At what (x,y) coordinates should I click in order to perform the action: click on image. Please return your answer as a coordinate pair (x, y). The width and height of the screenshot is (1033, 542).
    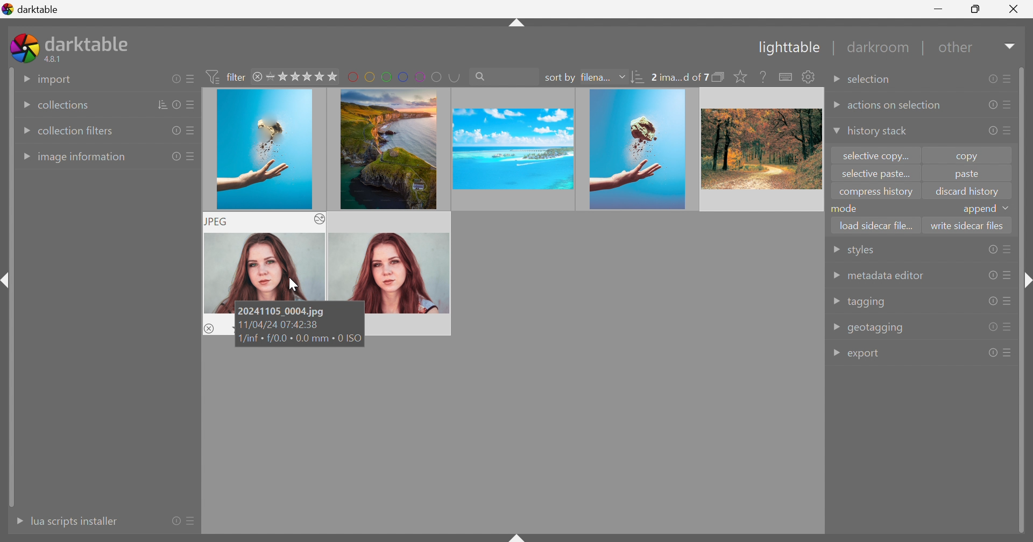
    Looking at the image, I should click on (386, 148).